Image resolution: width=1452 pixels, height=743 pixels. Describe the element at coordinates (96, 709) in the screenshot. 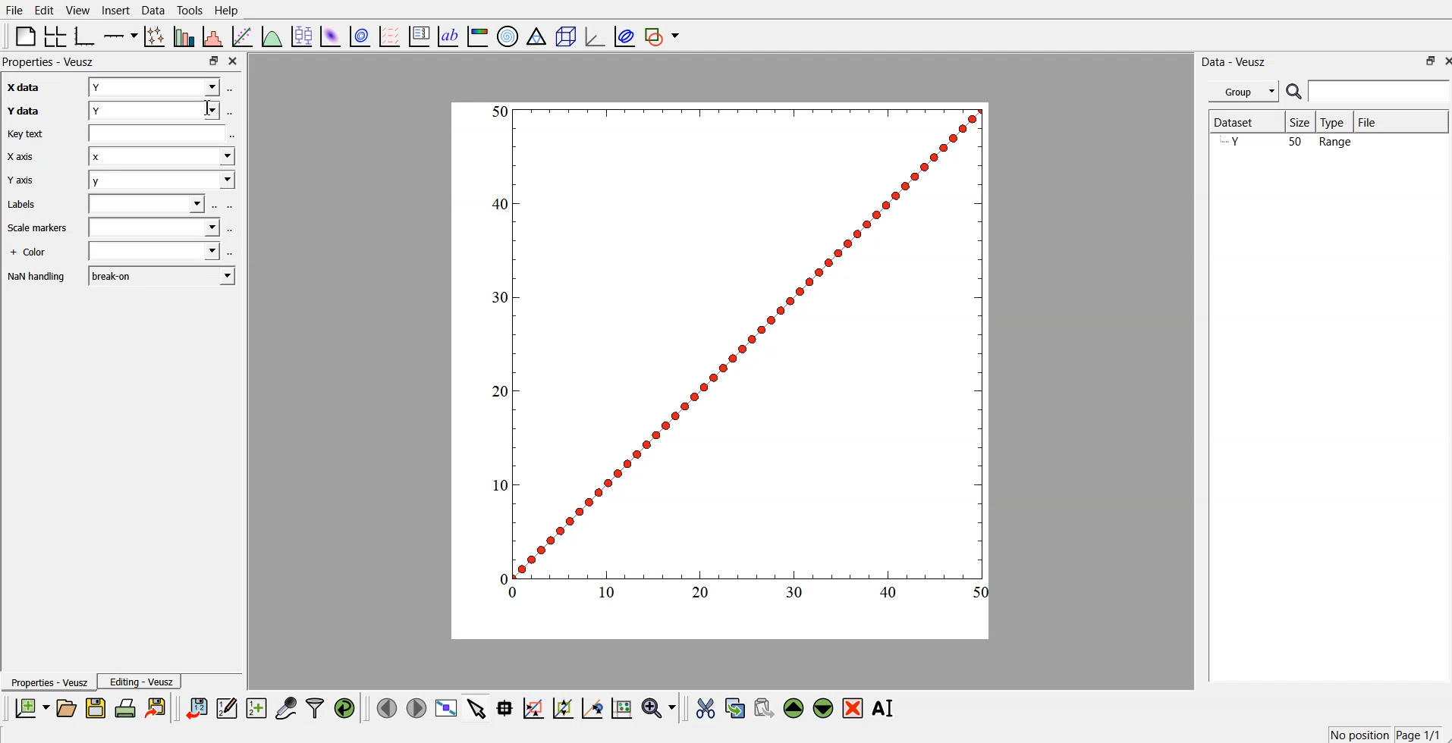

I see `save document` at that location.